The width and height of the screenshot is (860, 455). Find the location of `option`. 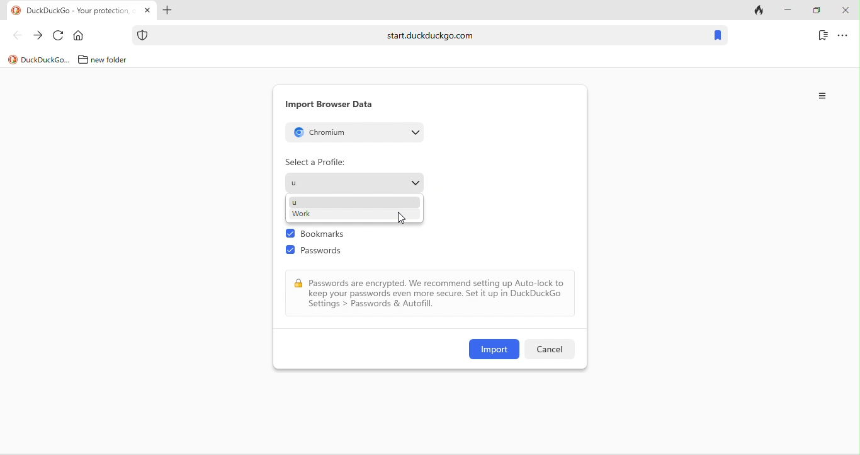

option is located at coordinates (843, 35).